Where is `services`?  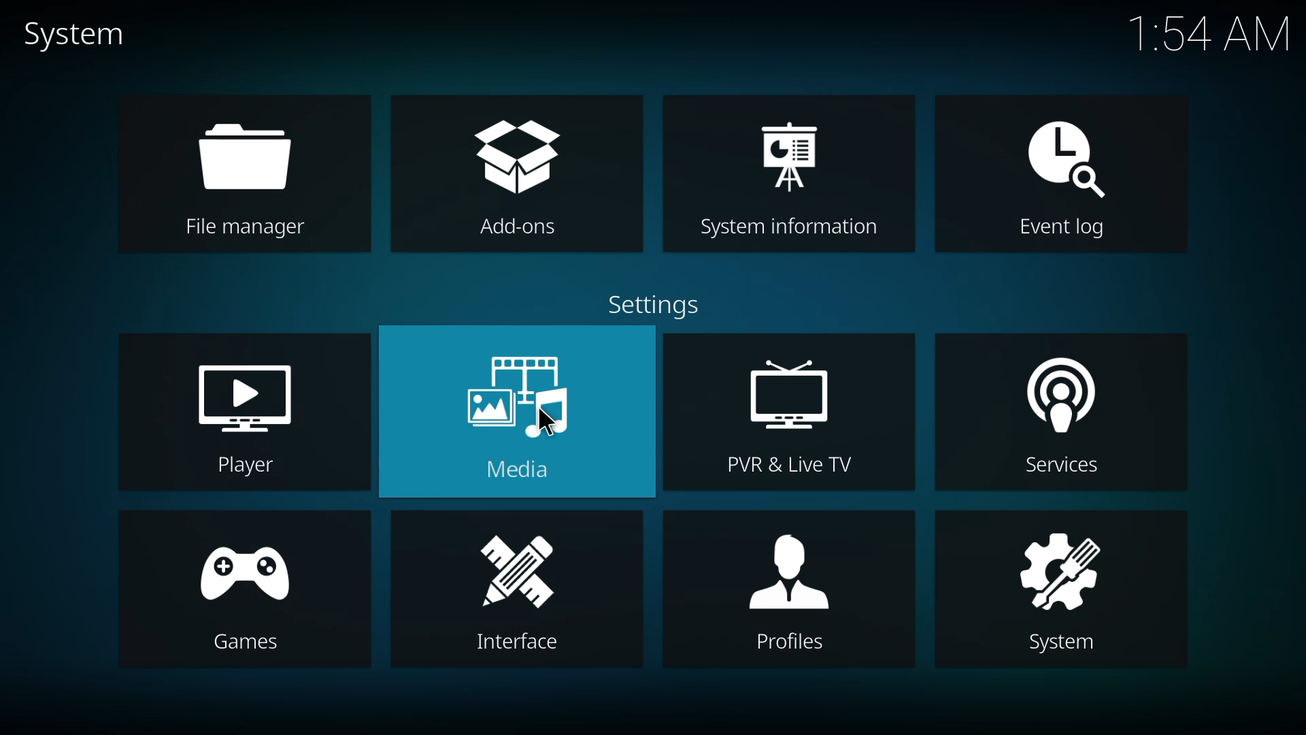
services is located at coordinates (1060, 414).